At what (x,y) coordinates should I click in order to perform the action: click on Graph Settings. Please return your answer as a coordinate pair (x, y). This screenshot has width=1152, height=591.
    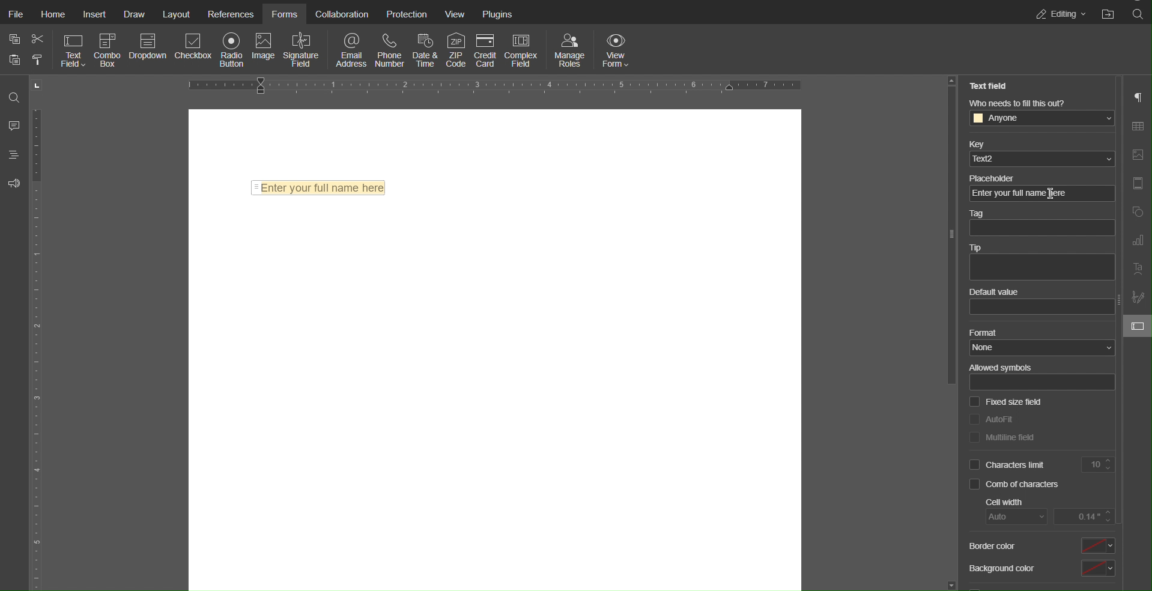
    Looking at the image, I should click on (1137, 241).